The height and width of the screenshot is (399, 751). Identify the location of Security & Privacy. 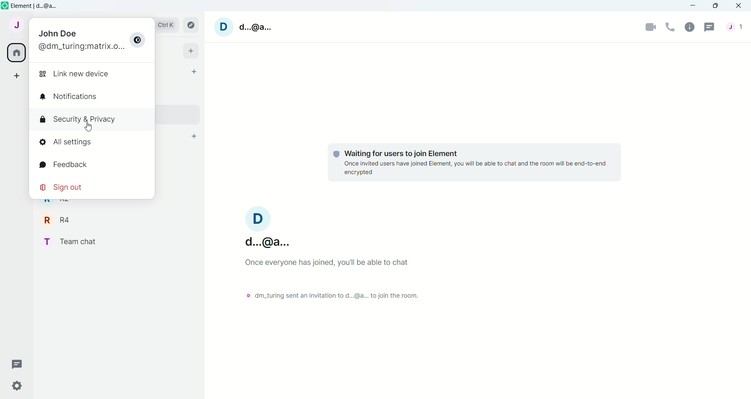
(78, 120).